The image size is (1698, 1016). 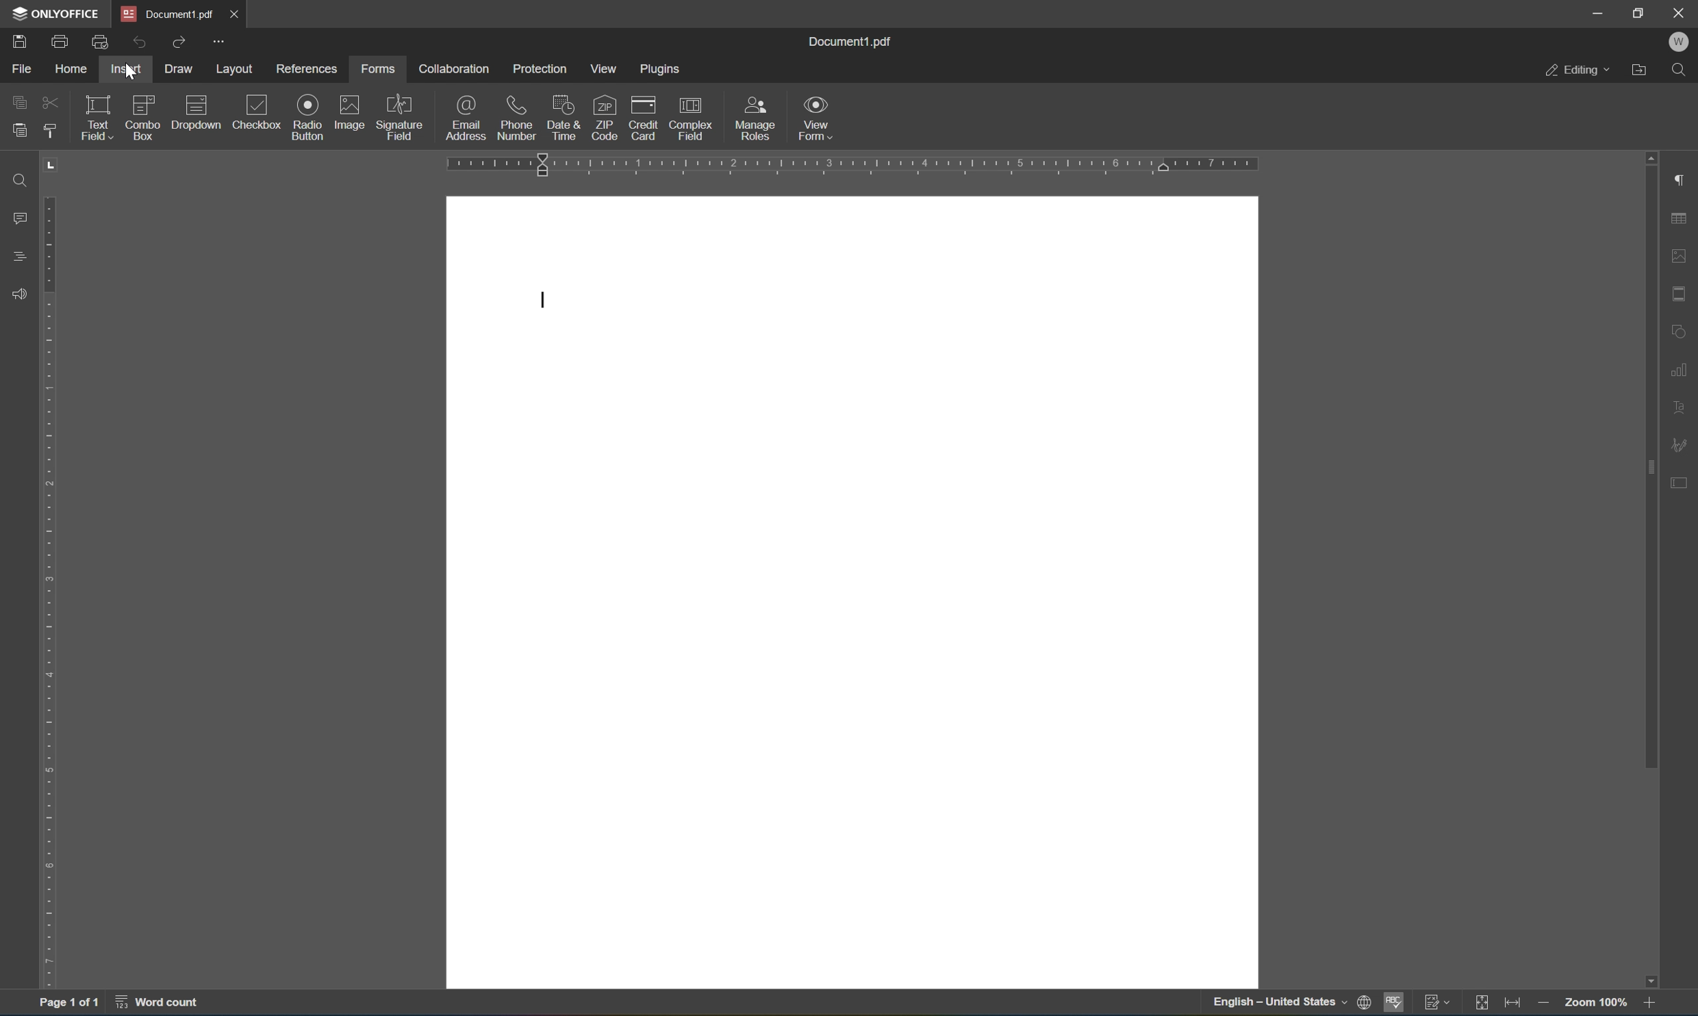 I want to click on signature settings, so click(x=1677, y=444).